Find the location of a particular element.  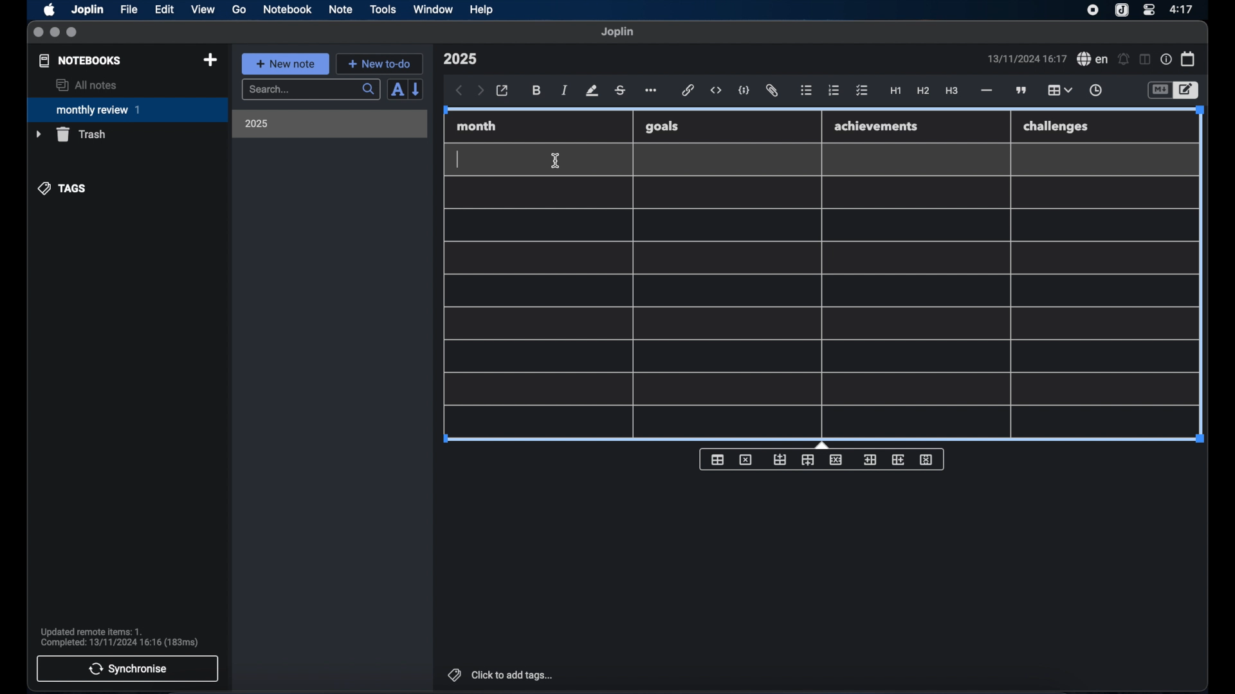

synchronise is located at coordinates (127, 668).